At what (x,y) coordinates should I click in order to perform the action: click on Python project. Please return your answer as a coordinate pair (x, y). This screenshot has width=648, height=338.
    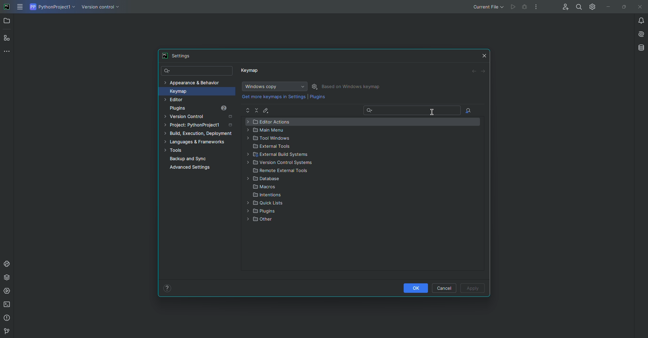
    Looking at the image, I should click on (52, 7).